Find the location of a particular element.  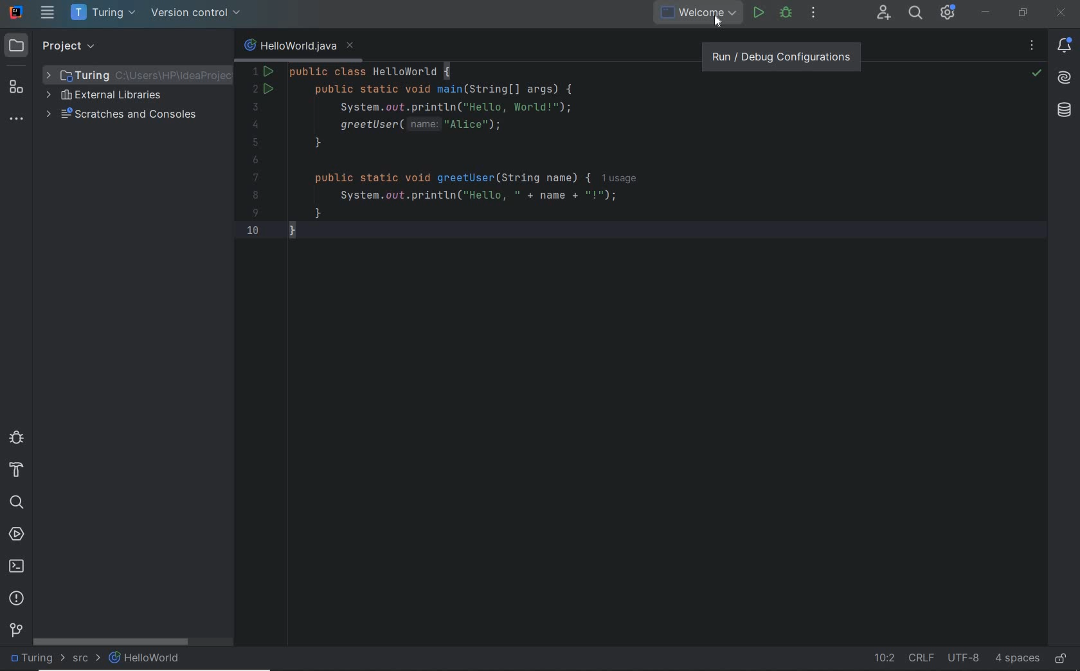

Database is located at coordinates (1066, 113).